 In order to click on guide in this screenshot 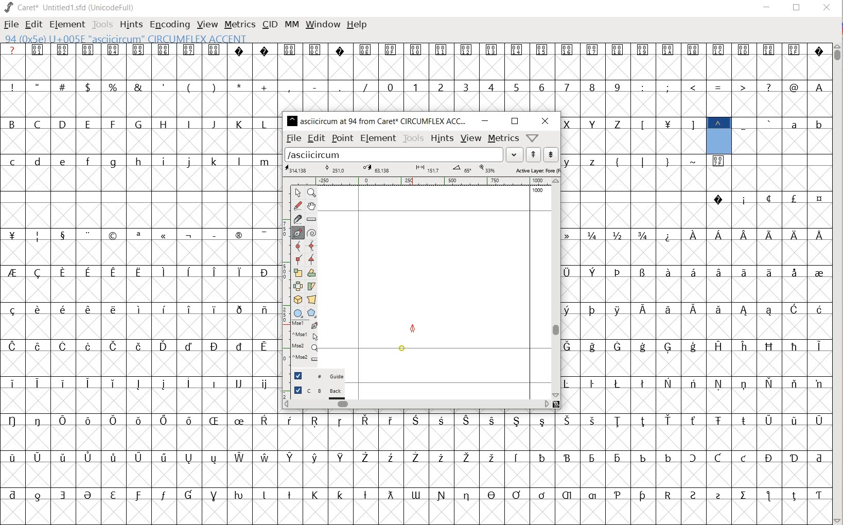, I will do `click(319, 376)`.